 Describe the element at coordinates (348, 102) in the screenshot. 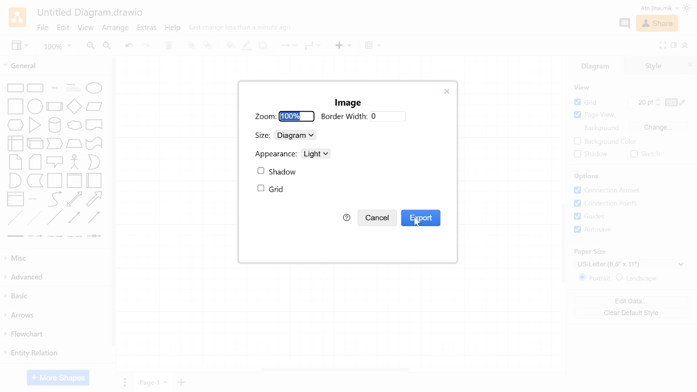

I see `Image` at that location.